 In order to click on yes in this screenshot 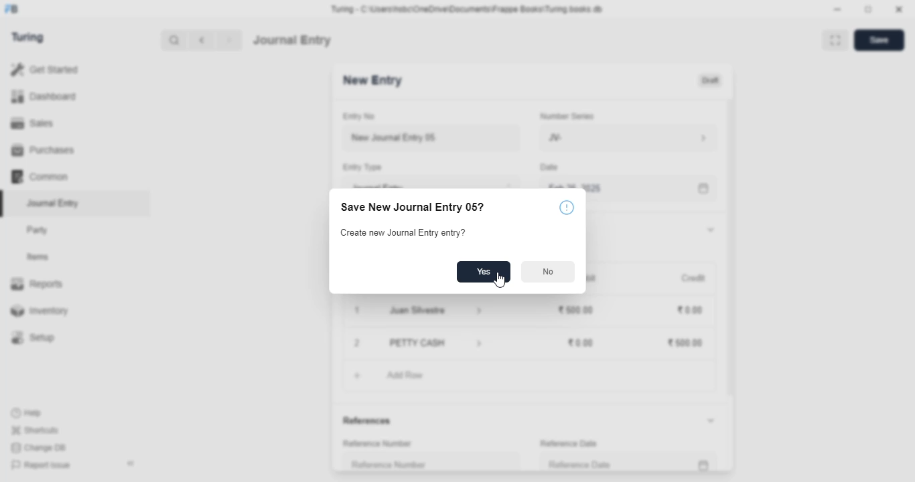, I will do `click(484, 272)`.